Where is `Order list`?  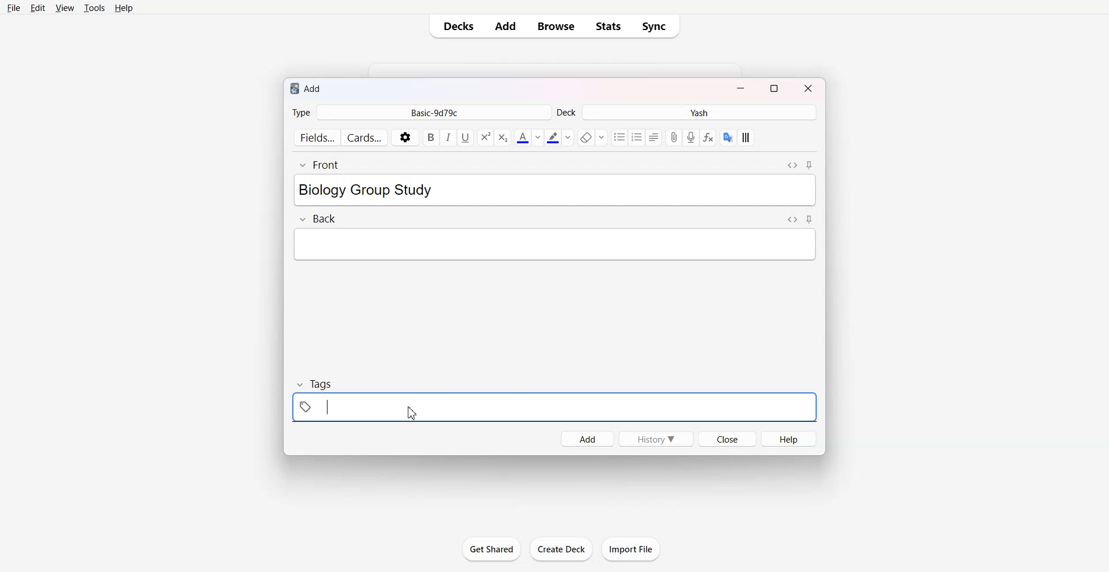
Order list is located at coordinates (638, 138).